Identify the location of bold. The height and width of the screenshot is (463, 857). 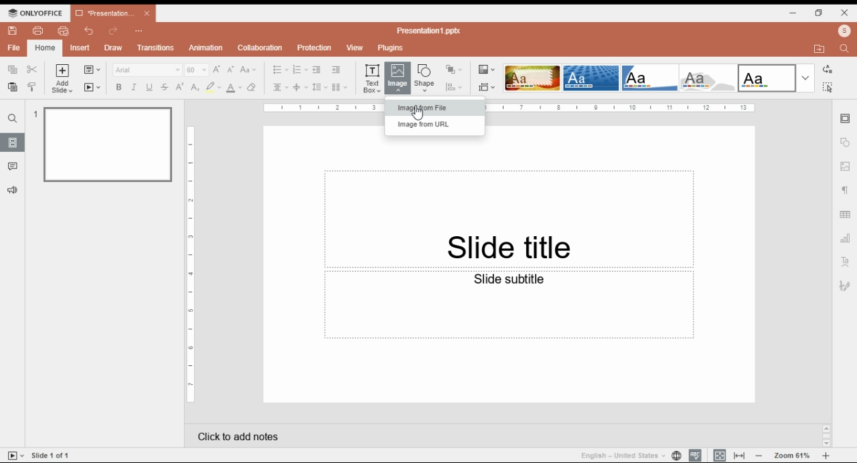
(119, 86).